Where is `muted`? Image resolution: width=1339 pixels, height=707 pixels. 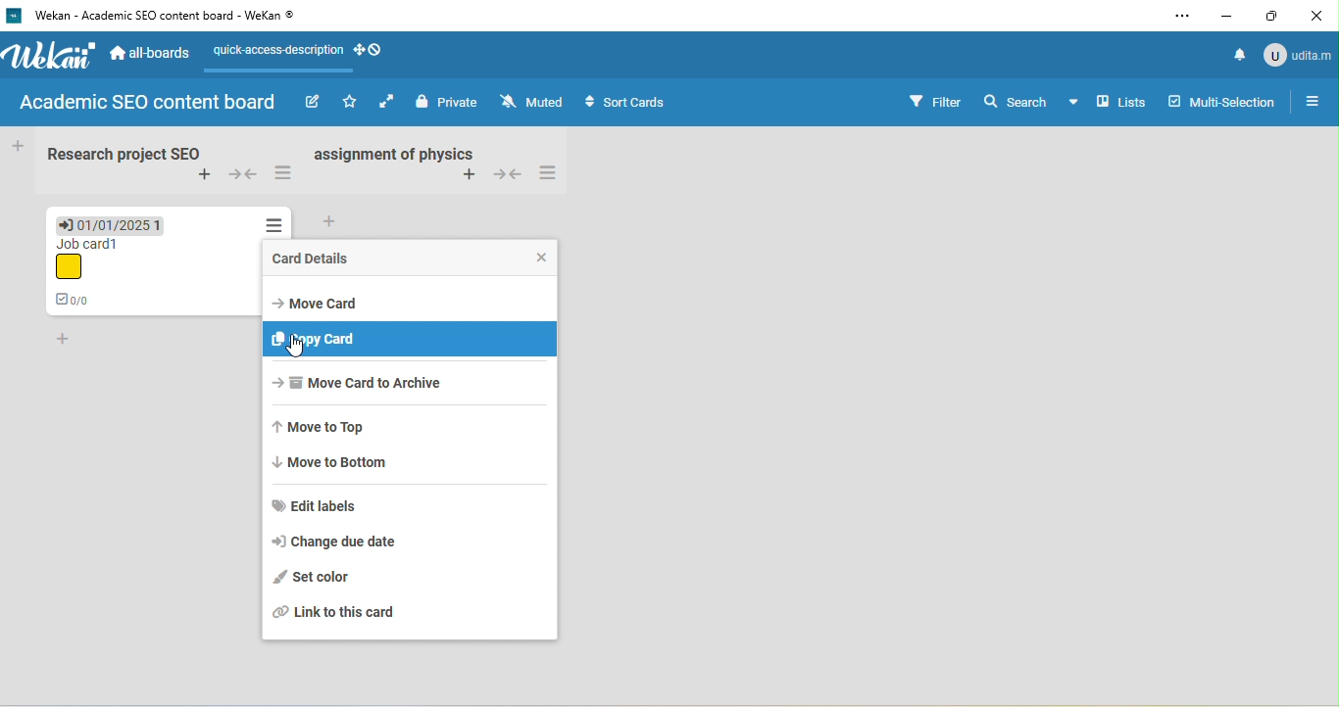 muted is located at coordinates (535, 102).